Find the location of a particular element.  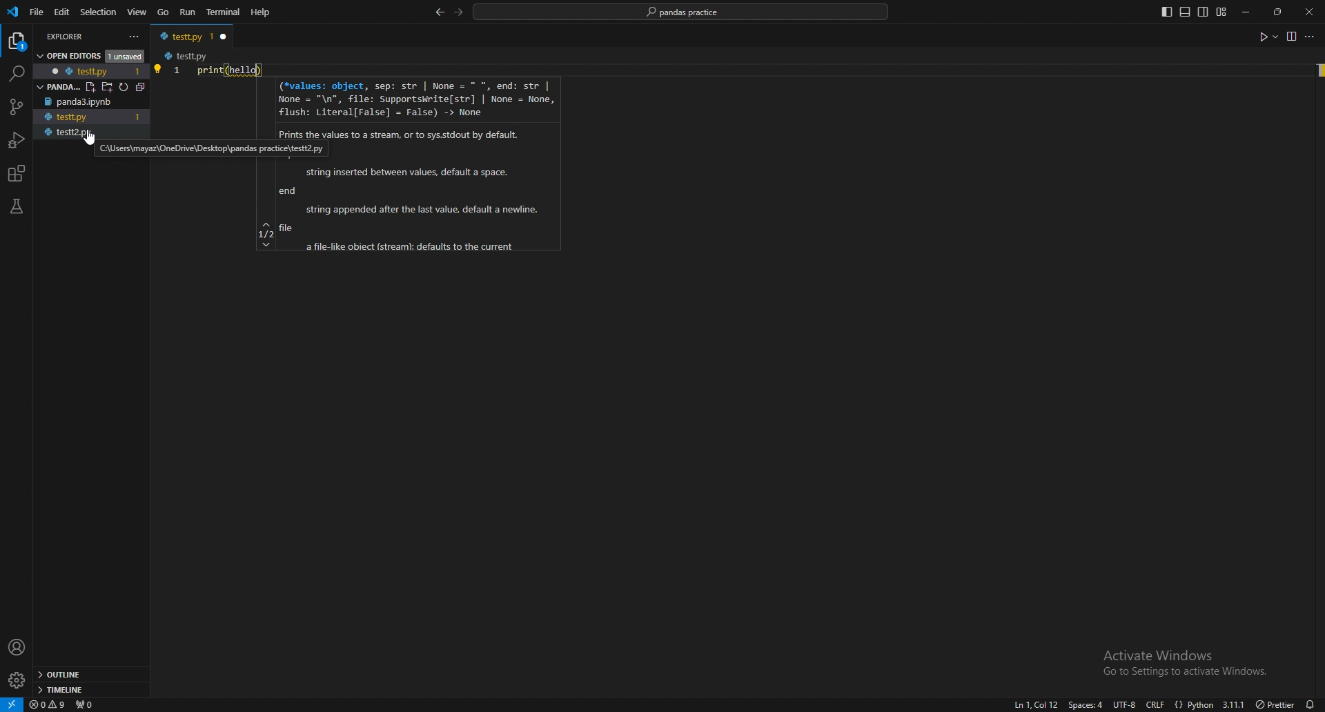

toggle primary side bar is located at coordinates (1168, 12).